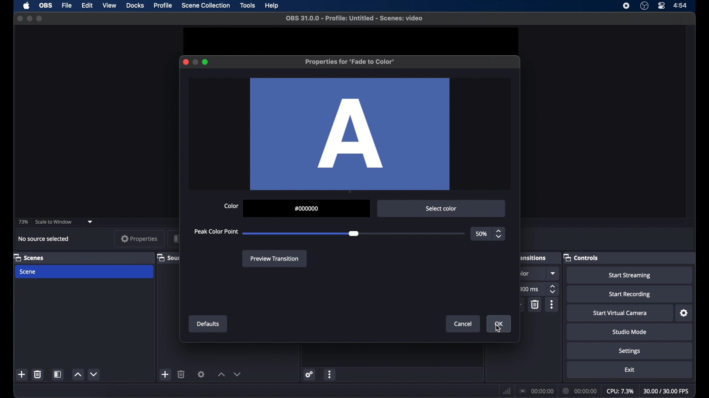 The image size is (709, 398). What do you see at coordinates (553, 289) in the screenshot?
I see `stepper buttons` at bounding box center [553, 289].